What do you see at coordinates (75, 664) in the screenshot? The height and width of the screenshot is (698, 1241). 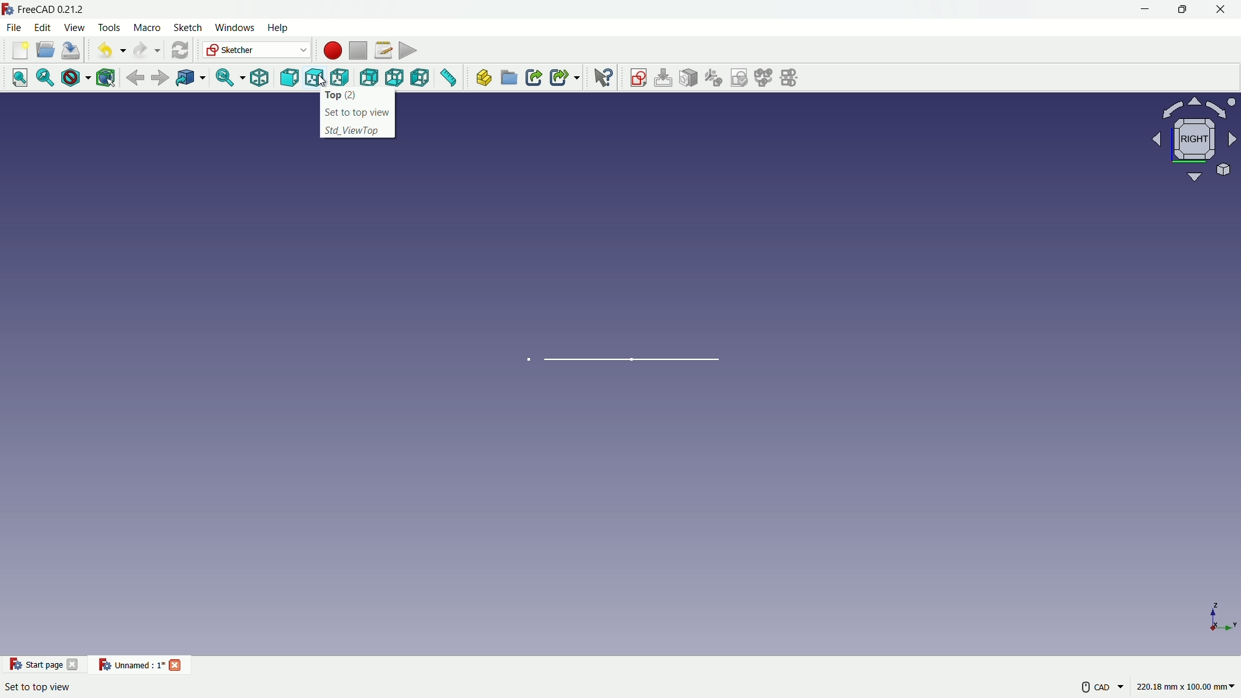 I see `close` at bounding box center [75, 664].